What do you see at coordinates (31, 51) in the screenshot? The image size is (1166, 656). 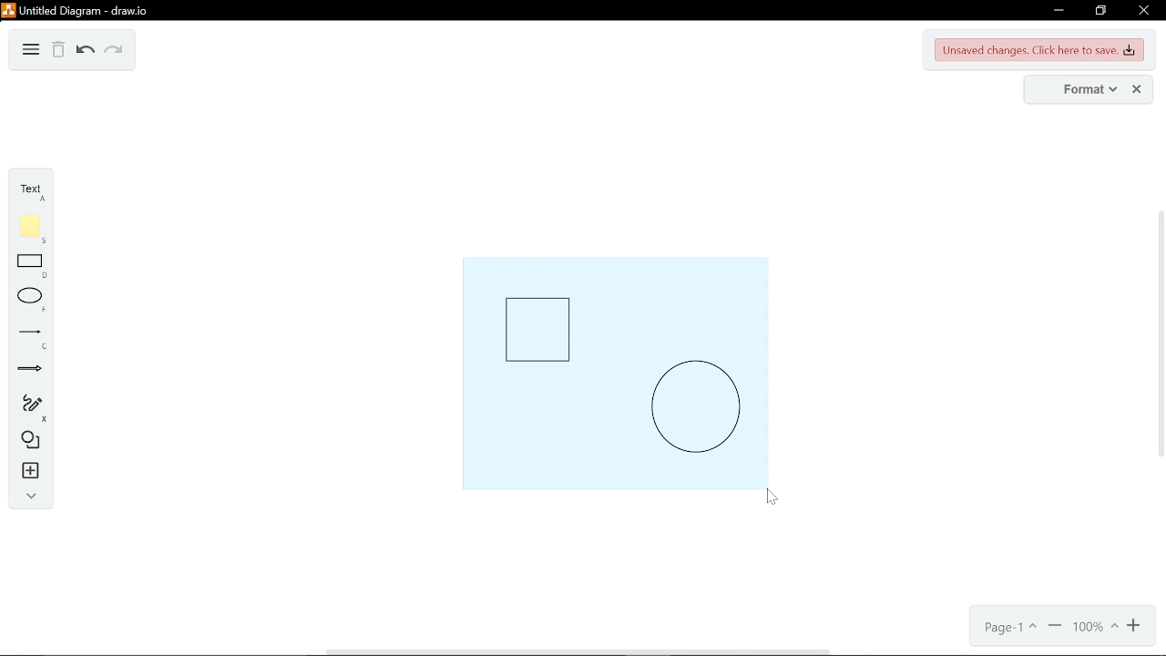 I see `diagram` at bounding box center [31, 51].